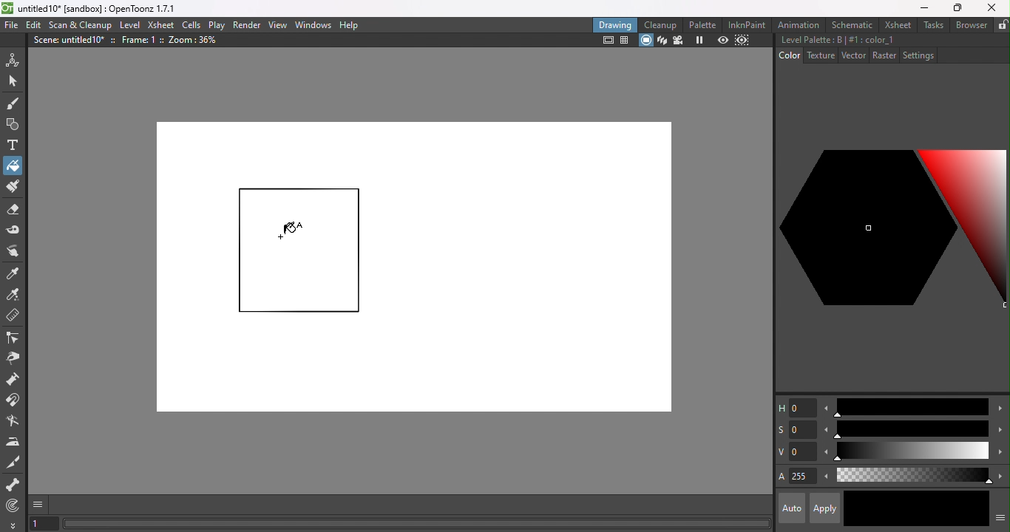  Describe the element at coordinates (704, 25) in the screenshot. I see `Palette` at that location.